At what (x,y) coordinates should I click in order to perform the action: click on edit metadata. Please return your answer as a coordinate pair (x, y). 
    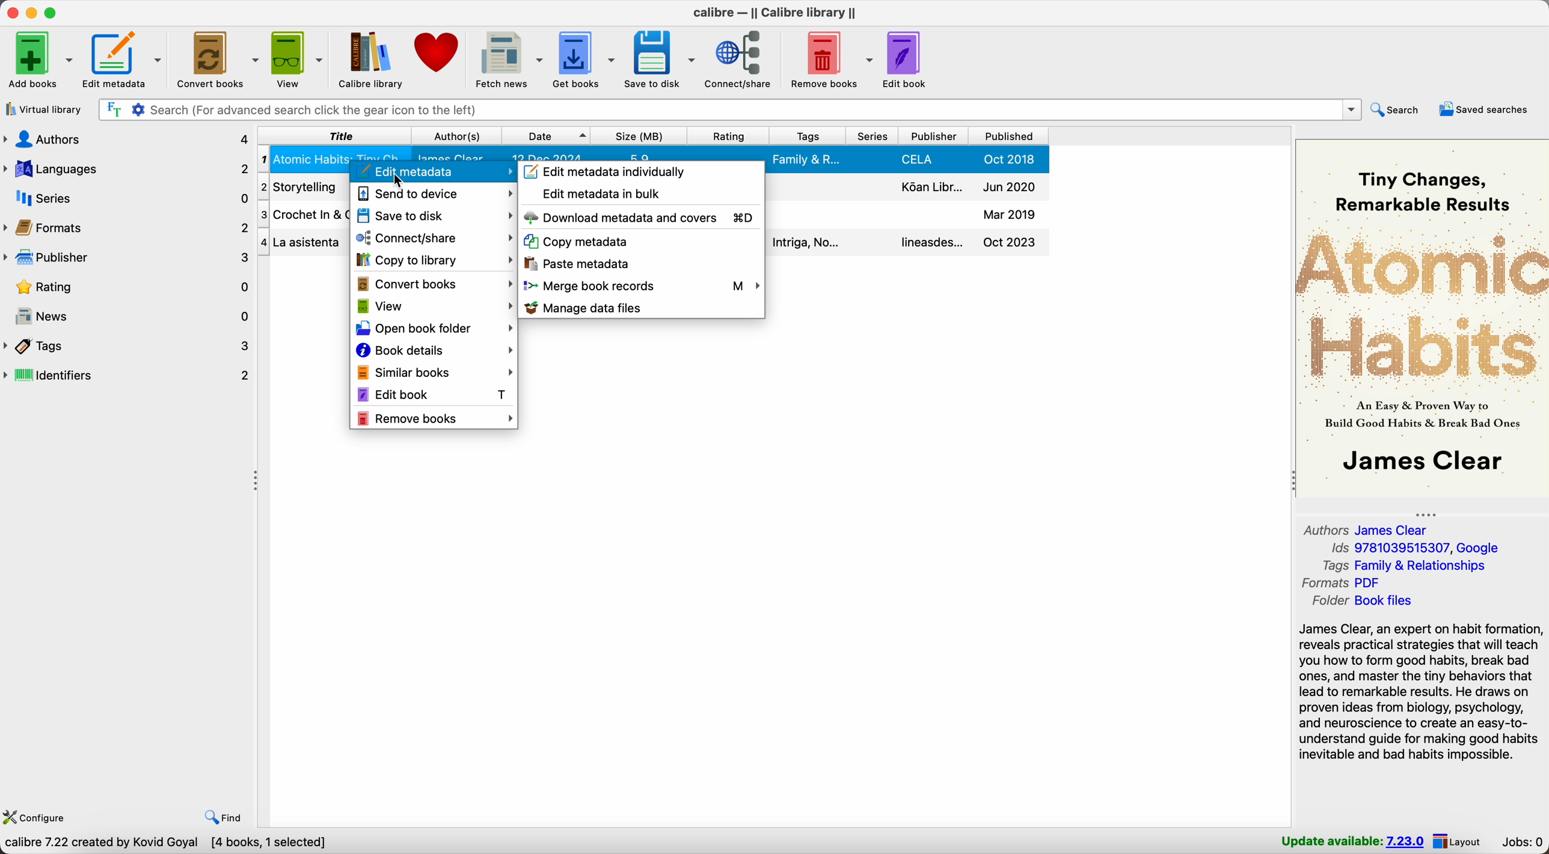
    Looking at the image, I should click on (460, 172).